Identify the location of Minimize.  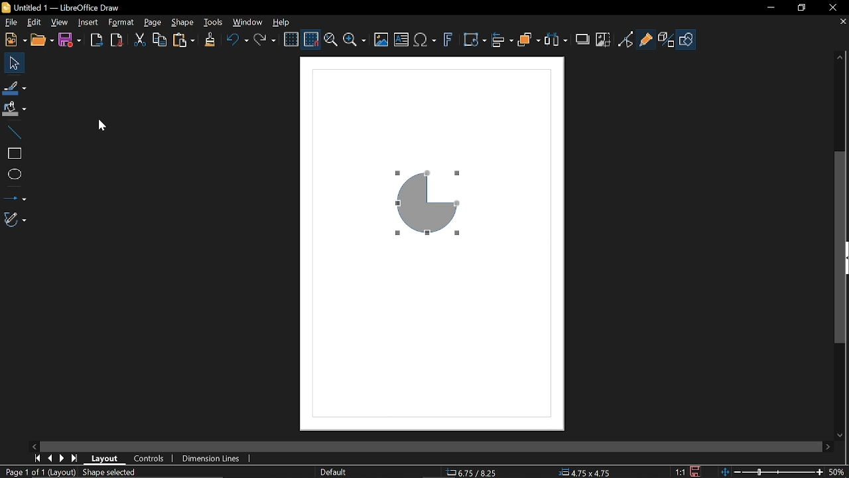
(771, 9).